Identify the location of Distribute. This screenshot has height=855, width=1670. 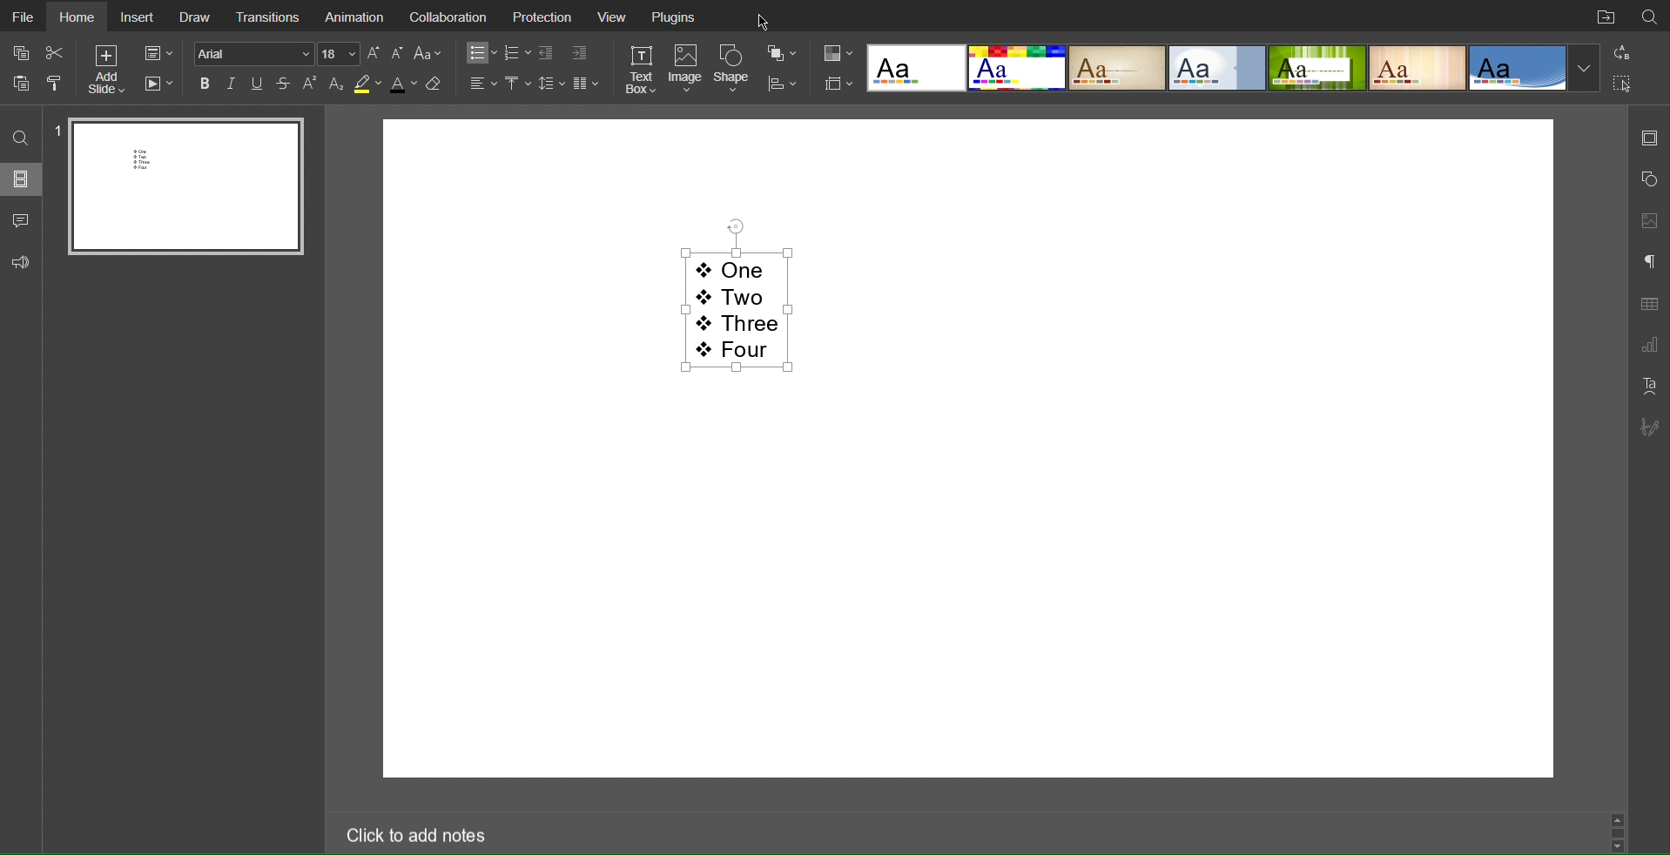
(782, 86).